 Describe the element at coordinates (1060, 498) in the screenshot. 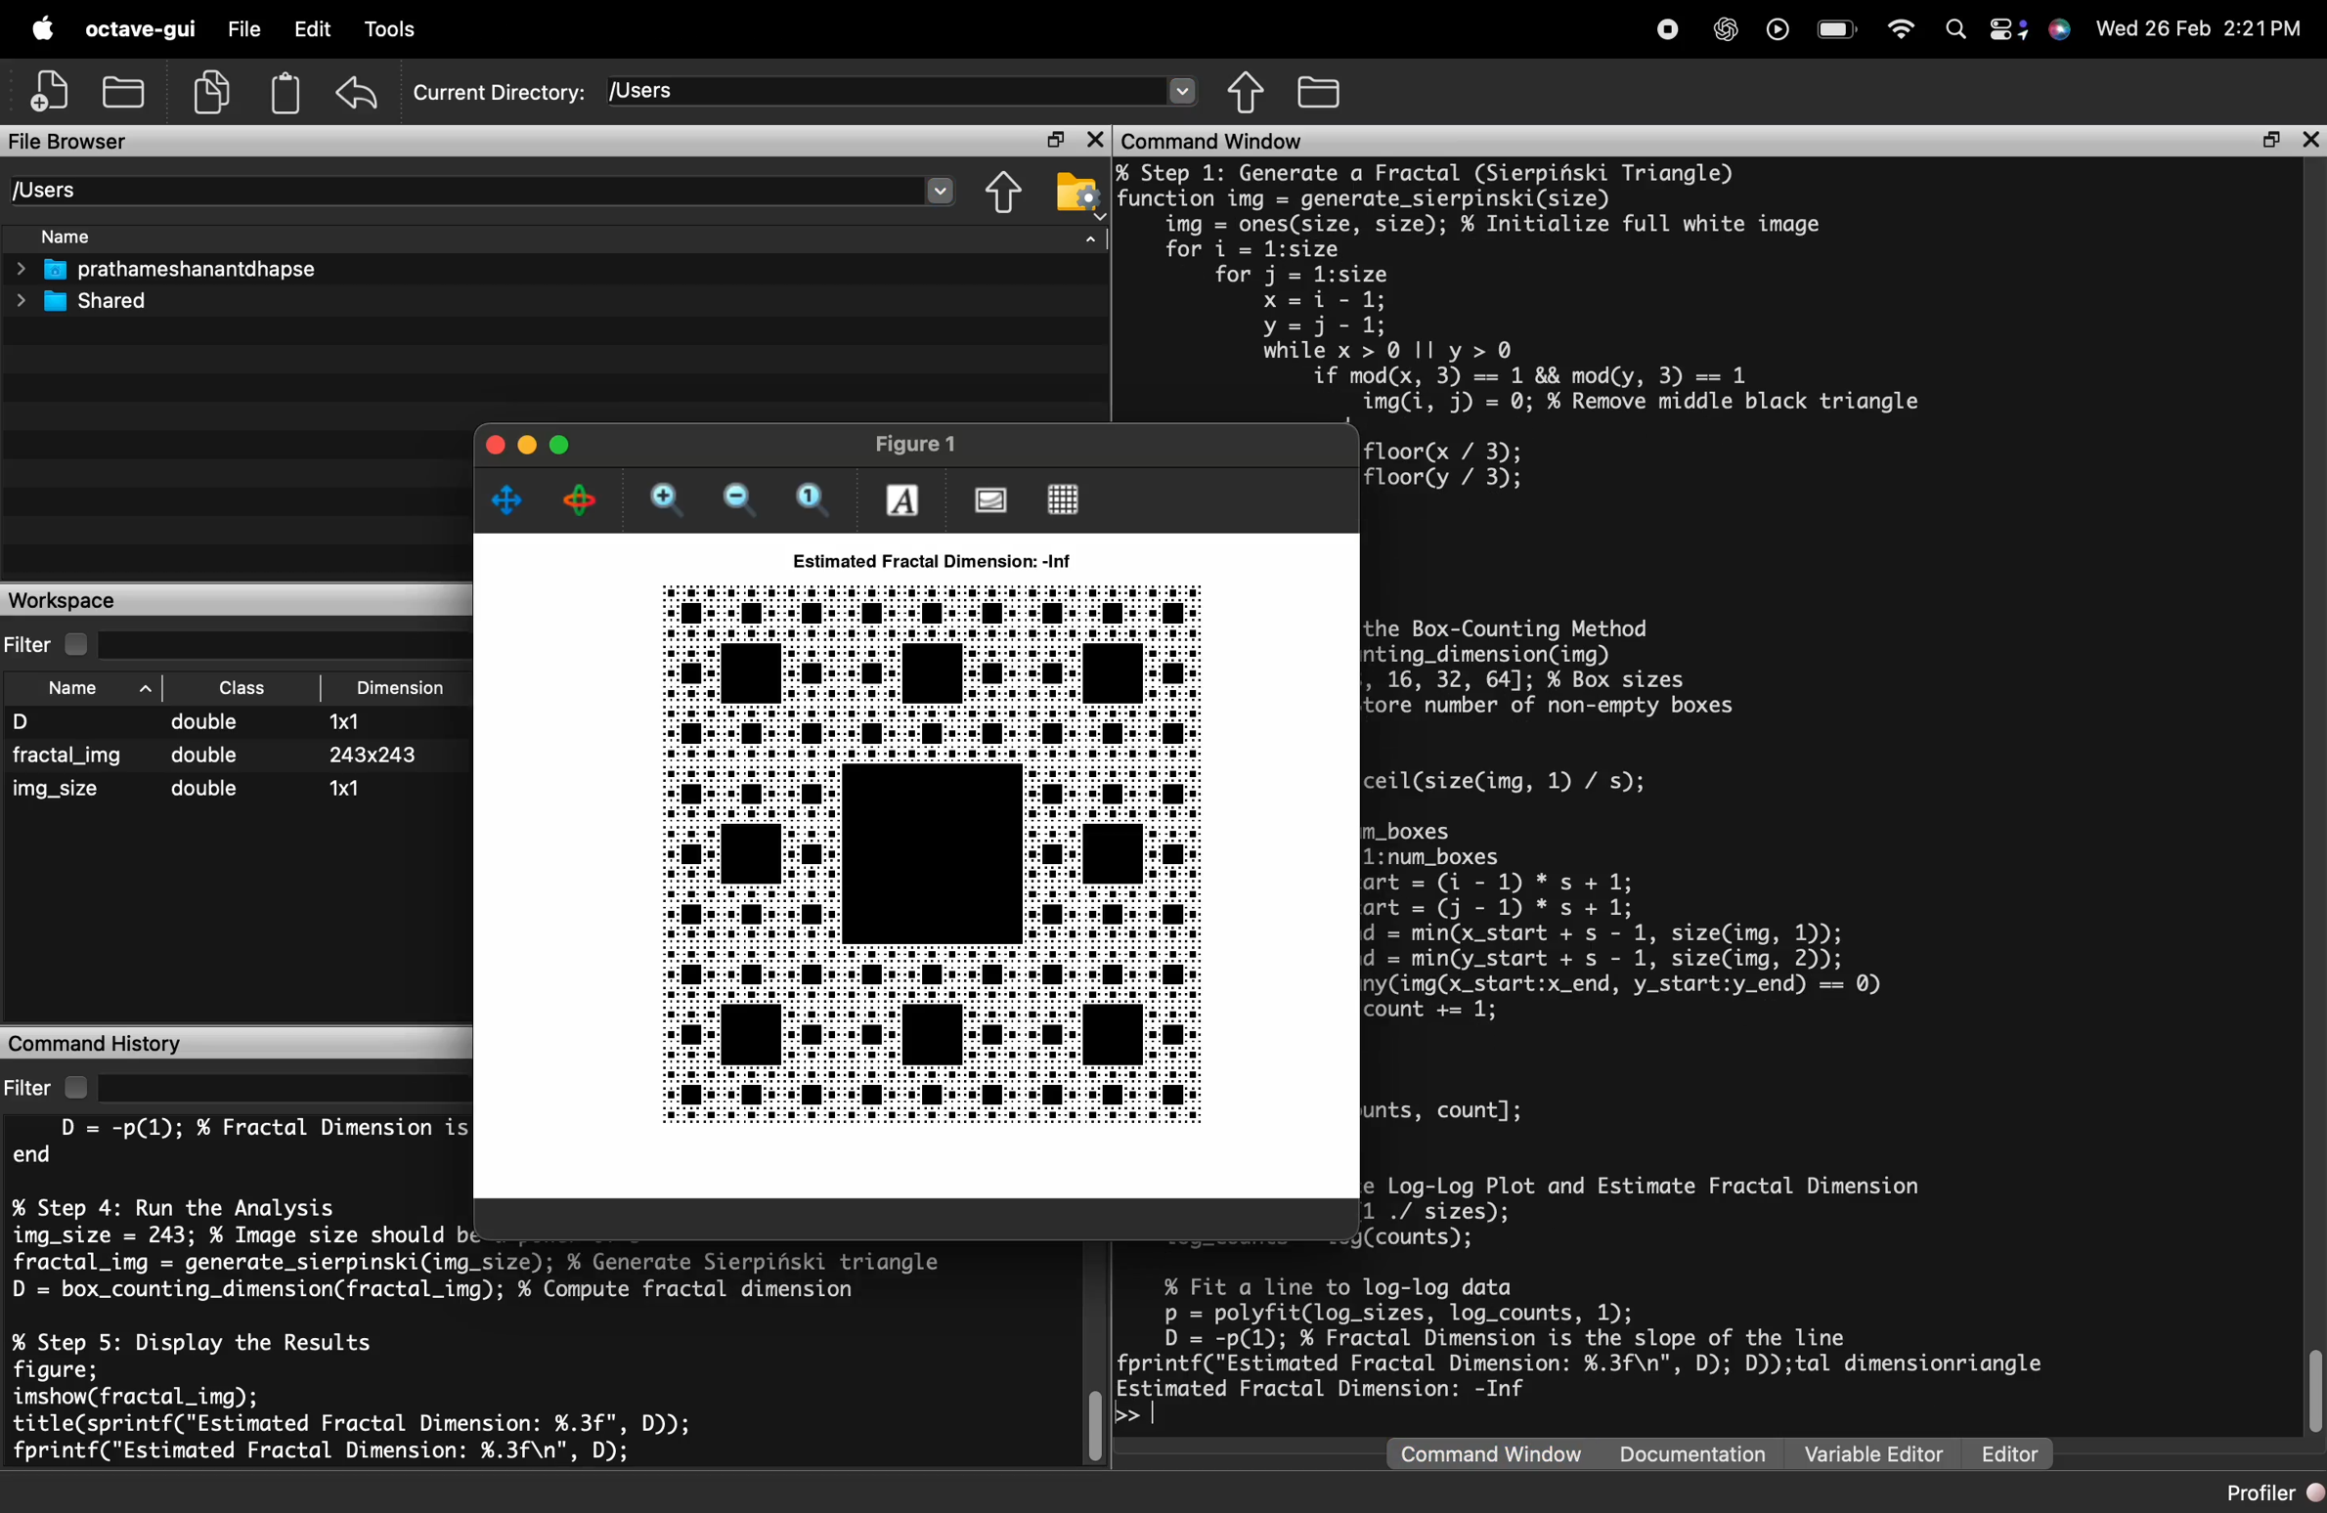

I see `grid` at that location.